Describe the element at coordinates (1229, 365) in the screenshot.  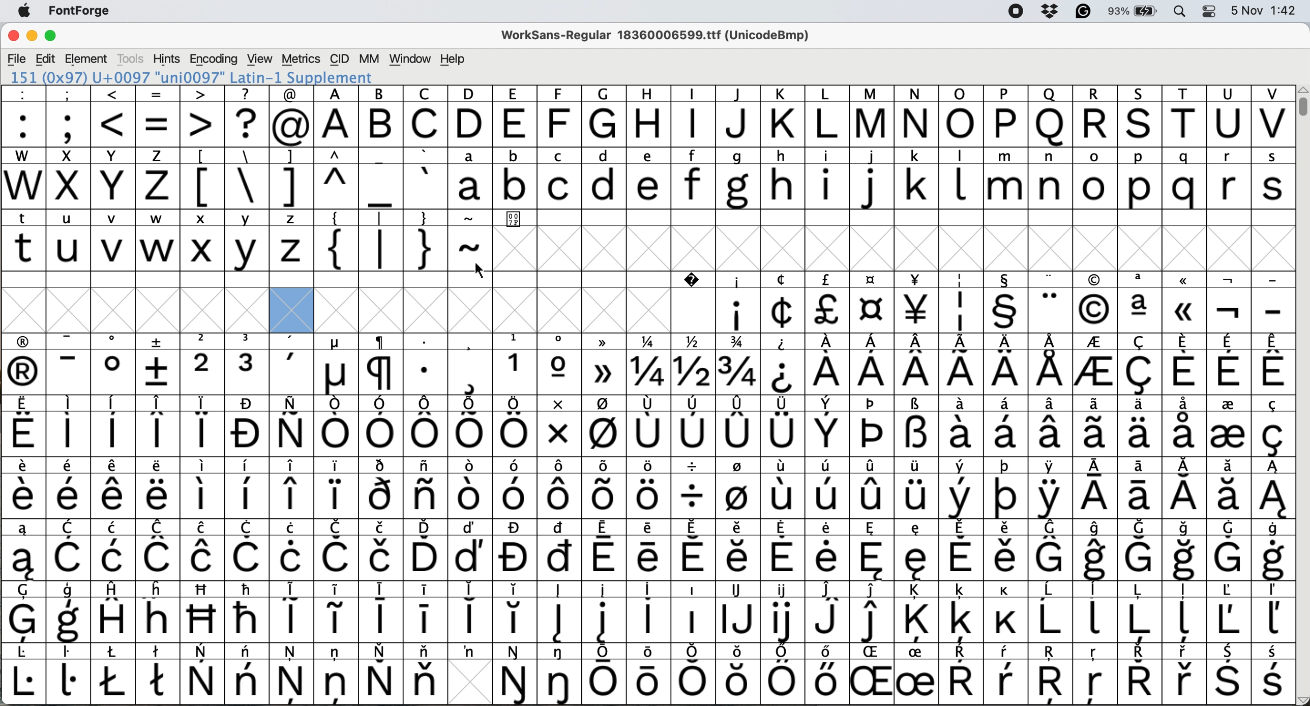
I see `symbol` at that location.